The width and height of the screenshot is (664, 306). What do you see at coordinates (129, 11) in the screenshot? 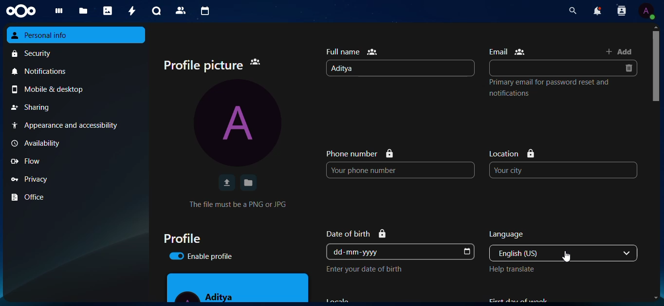
I see `activity` at bounding box center [129, 11].